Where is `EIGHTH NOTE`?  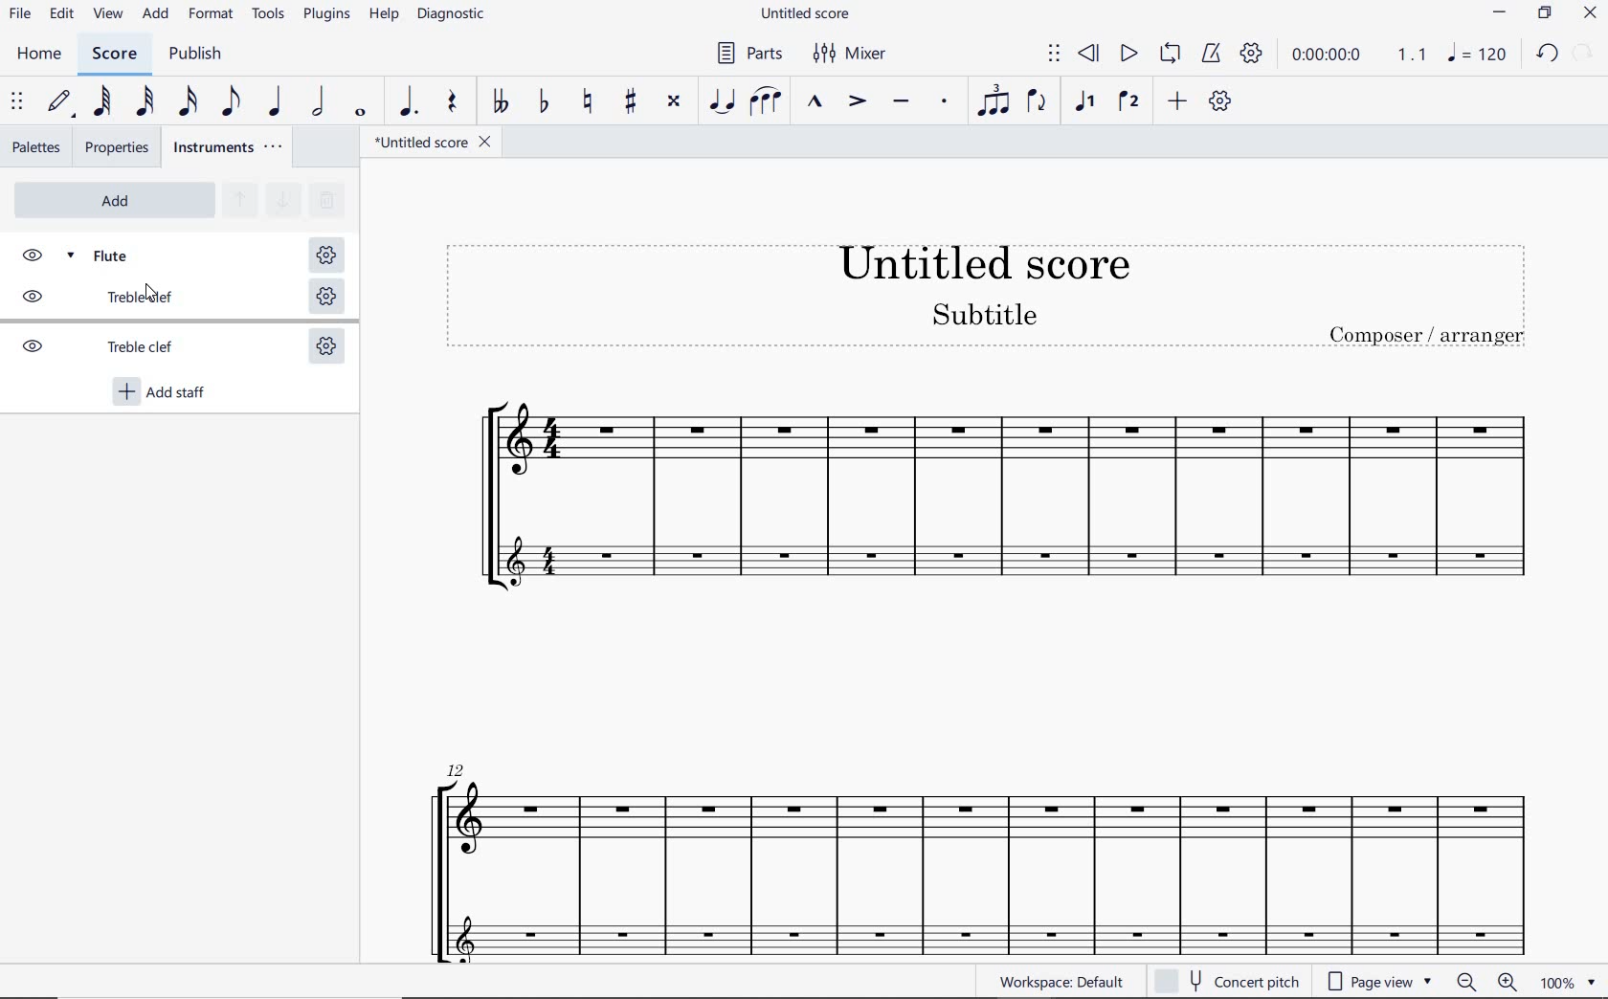 EIGHTH NOTE is located at coordinates (232, 102).